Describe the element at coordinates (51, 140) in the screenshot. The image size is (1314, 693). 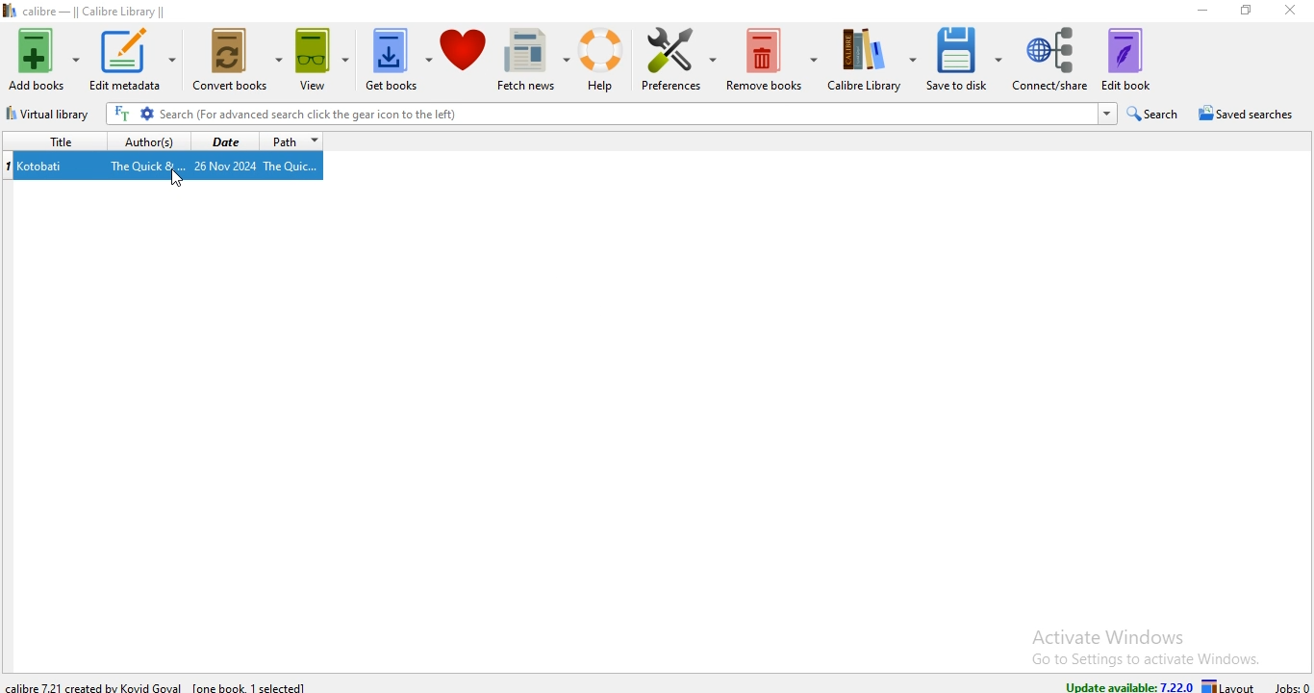
I see `title` at that location.